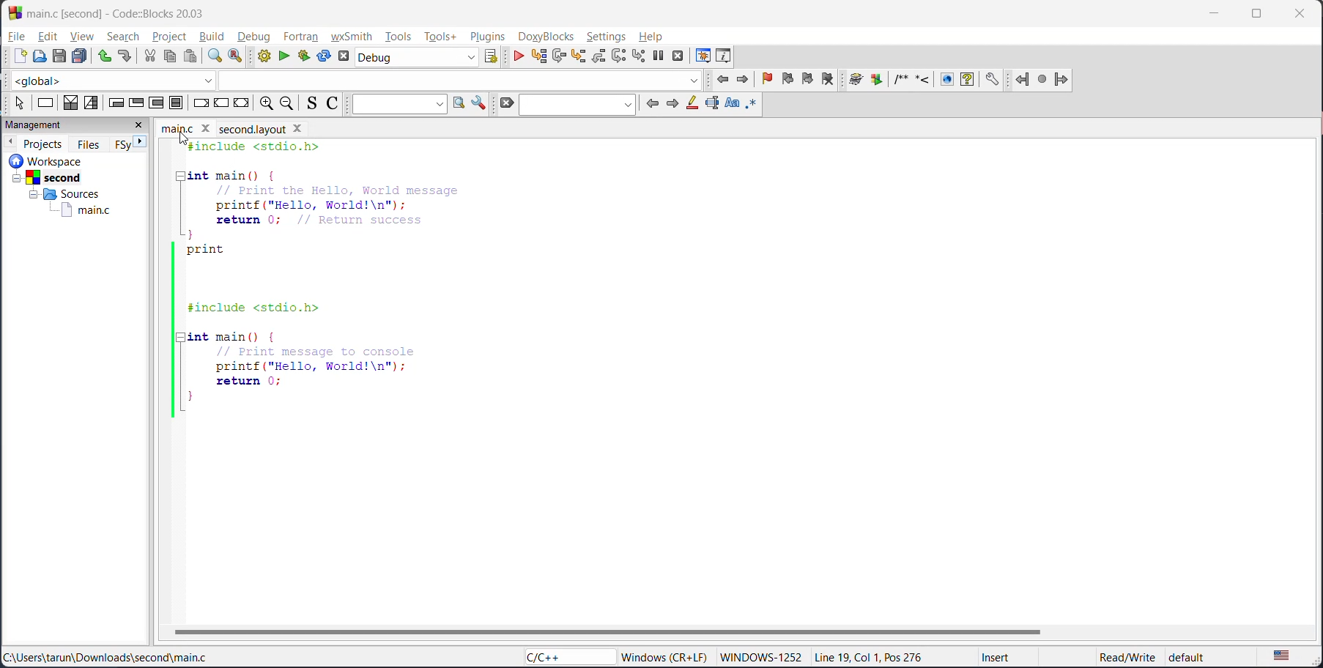 The height and width of the screenshot is (668, 1323). What do you see at coordinates (89, 143) in the screenshot?
I see `files` at bounding box center [89, 143].